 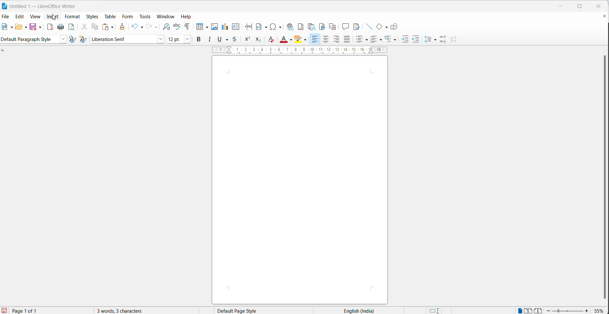 What do you see at coordinates (144, 16) in the screenshot?
I see `tools` at bounding box center [144, 16].